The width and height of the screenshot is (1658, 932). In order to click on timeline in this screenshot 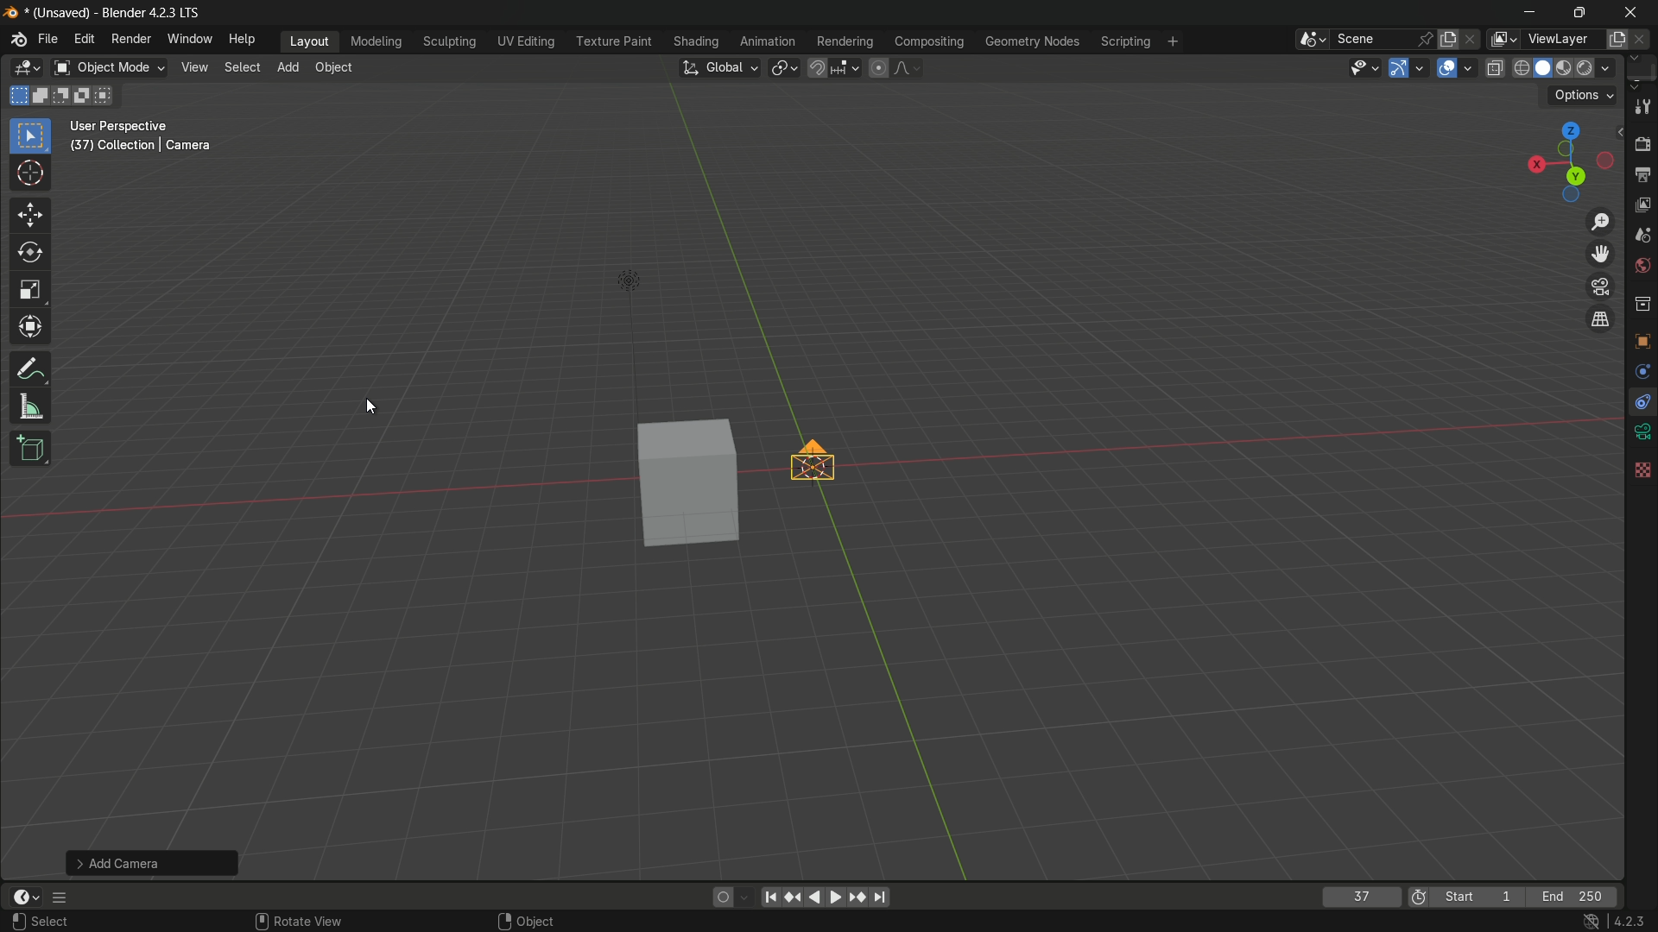, I will do `click(28, 897)`.